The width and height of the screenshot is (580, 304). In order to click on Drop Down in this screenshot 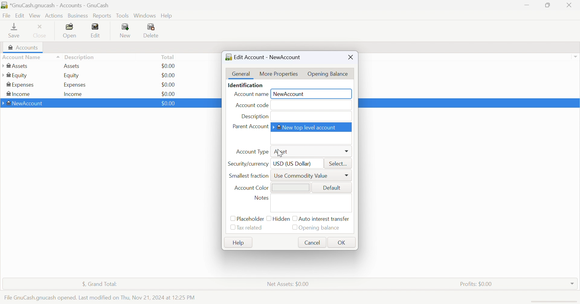, I will do `click(572, 282)`.